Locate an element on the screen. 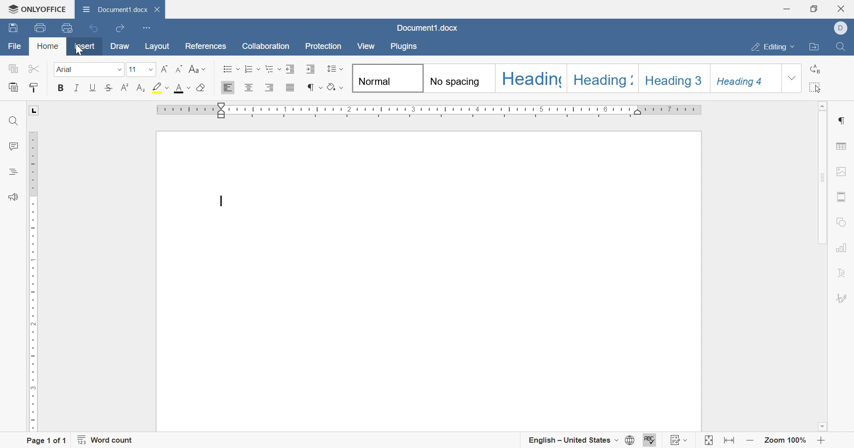 This screenshot has width=854, height=448. Shading is located at coordinates (336, 88).